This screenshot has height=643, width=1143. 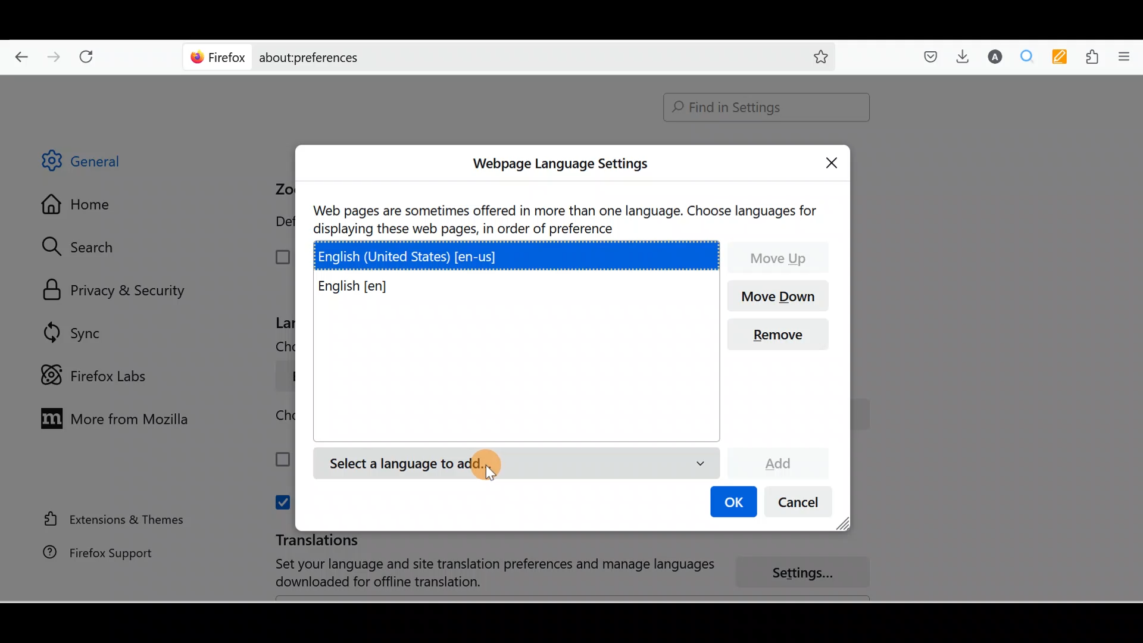 What do you see at coordinates (926, 57) in the screenshot?
I see `Save to pocket` at bounding box center [926, 57].